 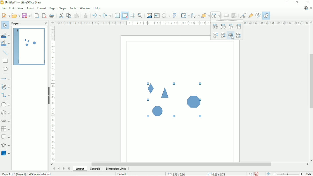 I want to click on Horizontally left, so click(x=215, y=27).